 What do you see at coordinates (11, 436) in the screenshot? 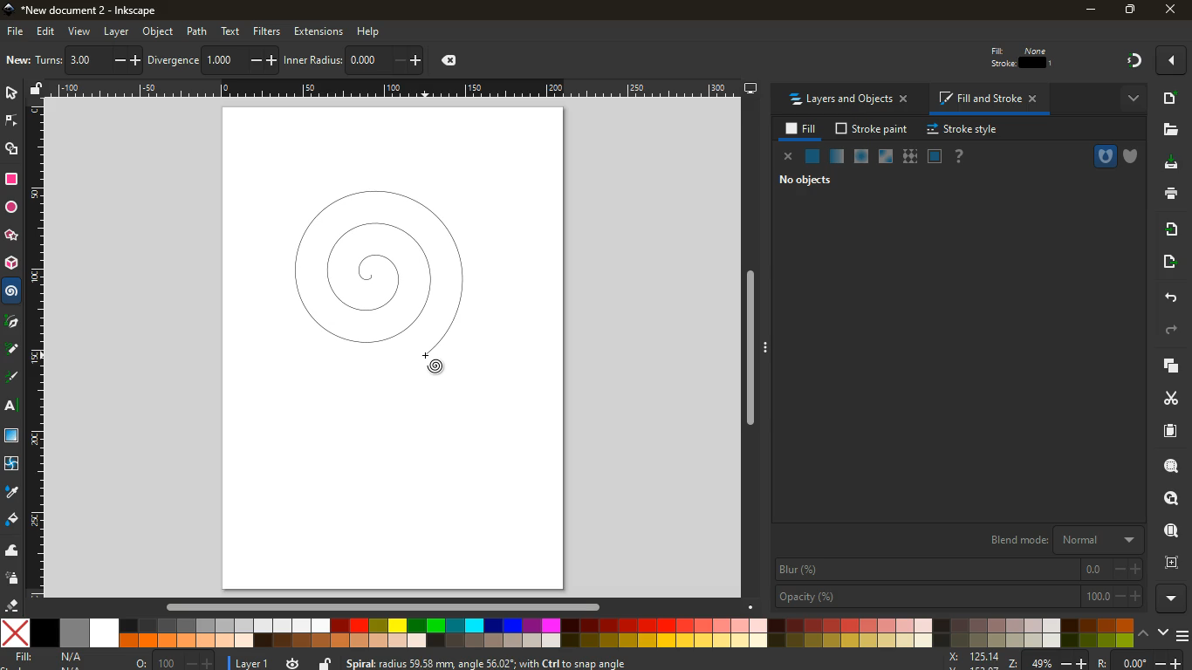
I see `glass` at bounding box center [11, 436].